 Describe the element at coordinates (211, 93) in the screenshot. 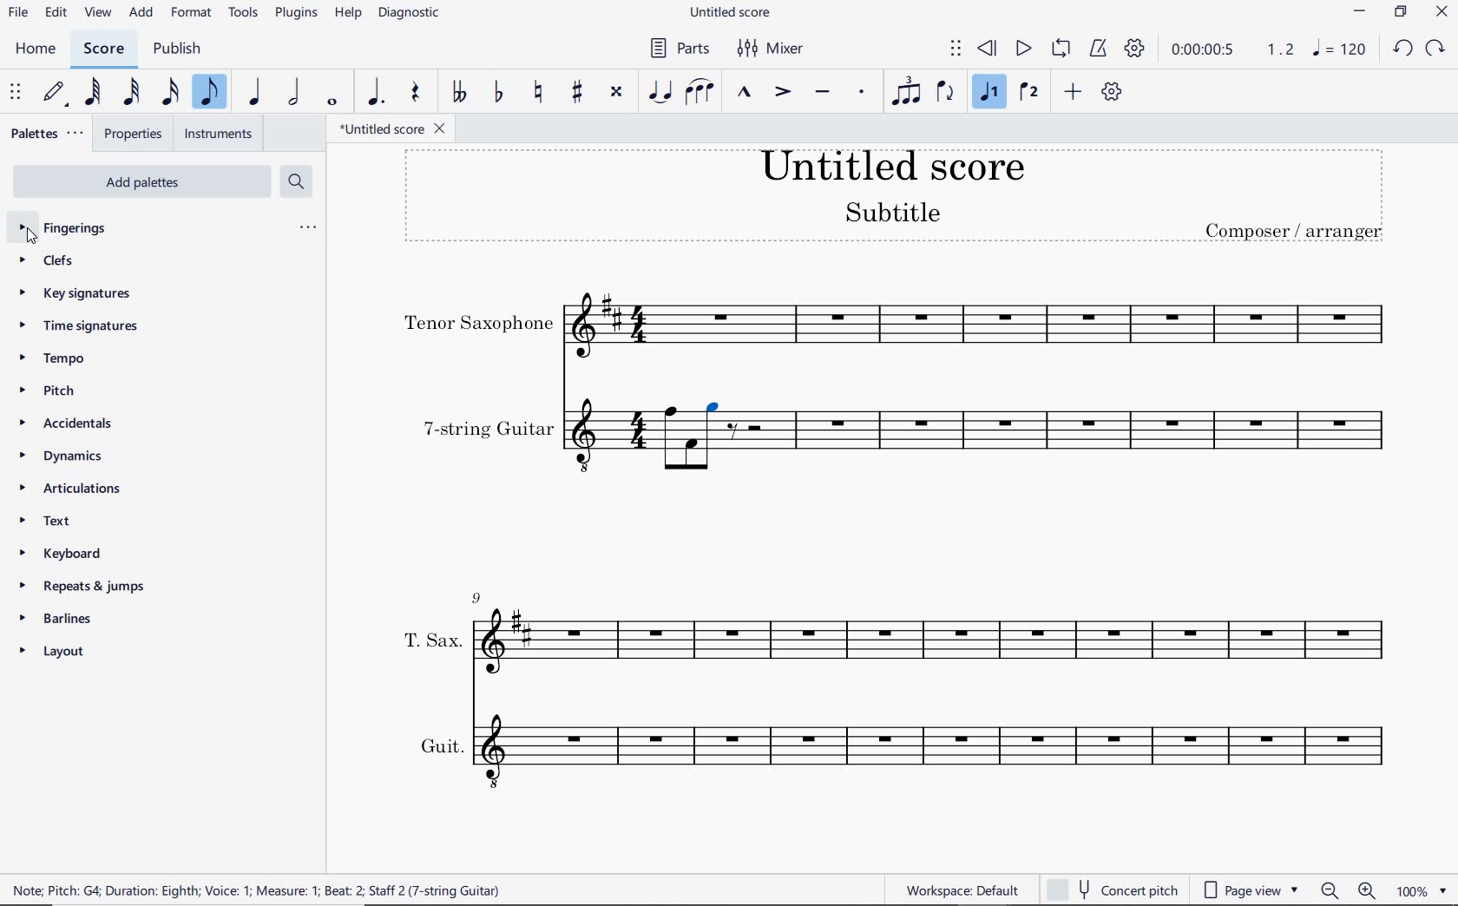

I see `EIGHTH NOTE` at that location.